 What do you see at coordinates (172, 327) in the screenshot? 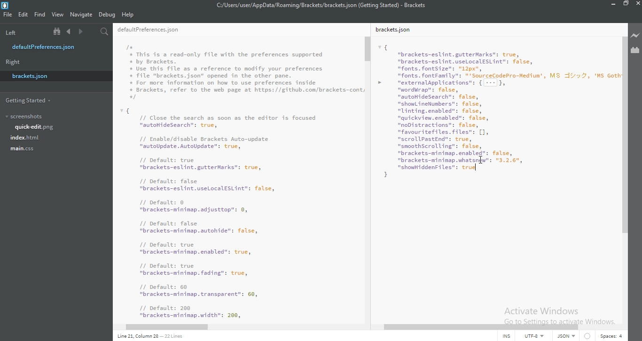
I see `scroll bar` at bounding box center [172, 327].